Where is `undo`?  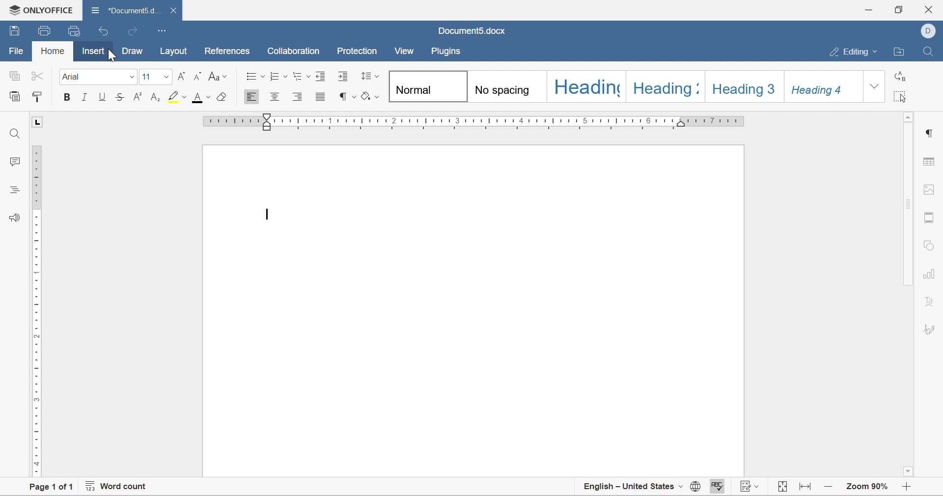 undo is located at coordinates (103, 31).